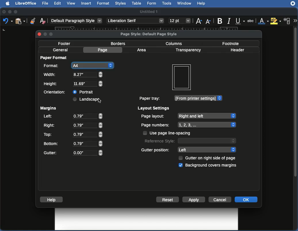  What do you see at coordinates (211, 158) in the screenshot?
I see `Gutter on right` at bounding box center [211, 158].